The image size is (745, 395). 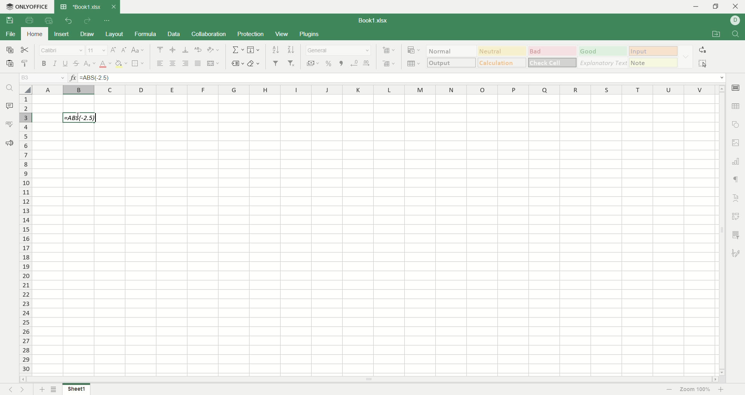 I want to click on merge center, so click(x=213, y=63).